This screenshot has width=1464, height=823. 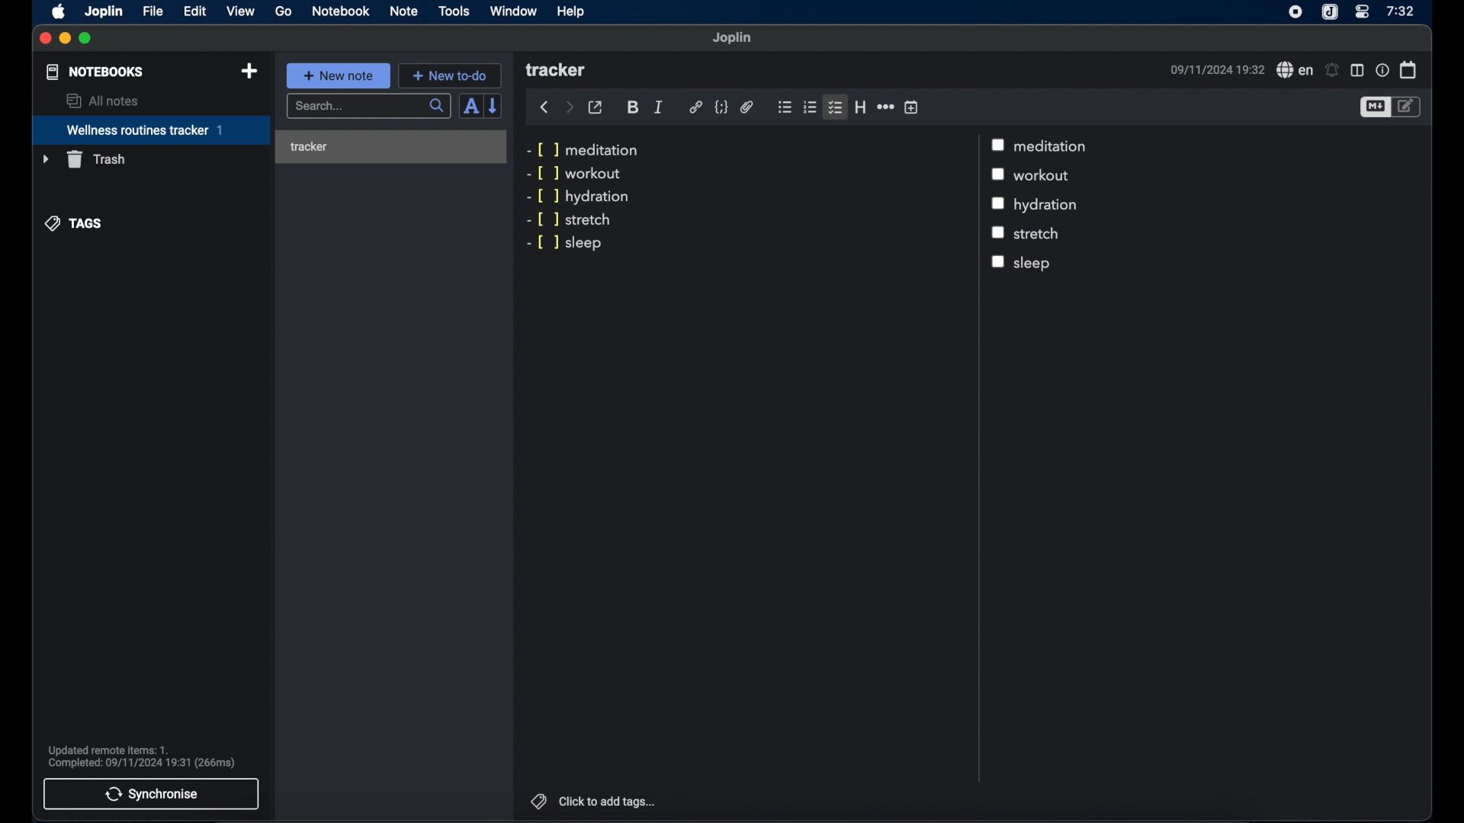 What do you see at coordinates (557, 71) in the screenshot?
I see `tracker` at bounding box center [557, 71].